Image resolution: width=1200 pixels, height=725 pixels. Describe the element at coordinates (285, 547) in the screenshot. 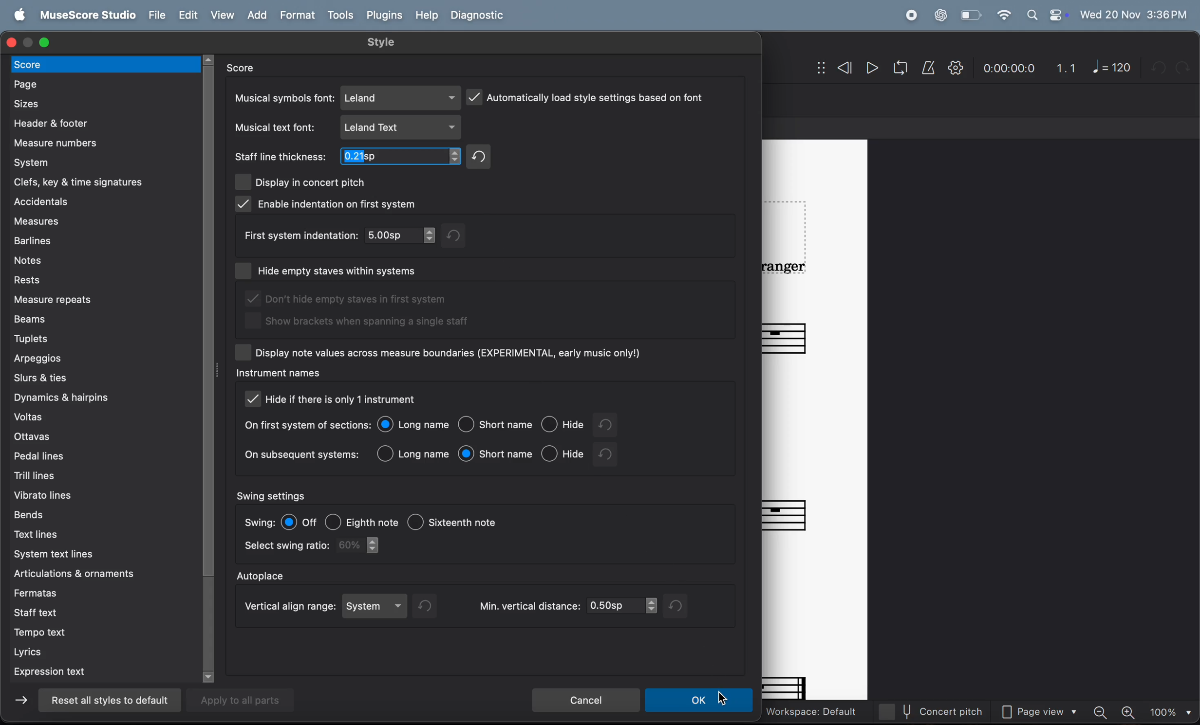

I see `select swing ratio` at that location.